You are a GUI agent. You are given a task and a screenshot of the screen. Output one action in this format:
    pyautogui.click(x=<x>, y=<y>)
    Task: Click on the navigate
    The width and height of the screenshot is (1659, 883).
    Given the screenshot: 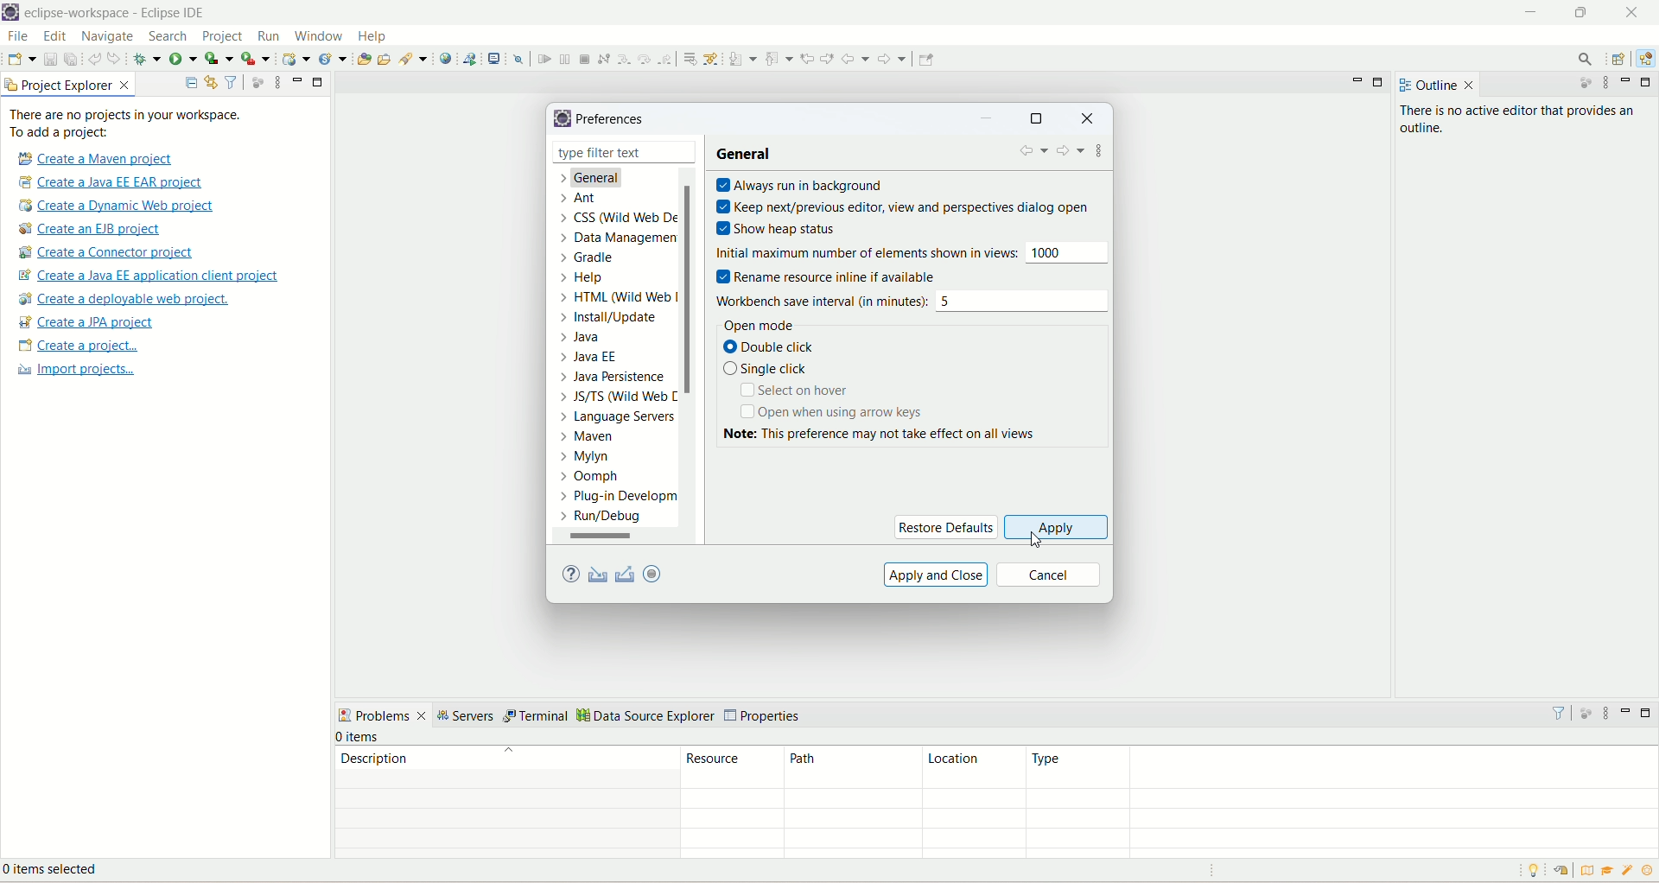 What is the action you would take?
    pyautogui.click(x=111, y=37)
    